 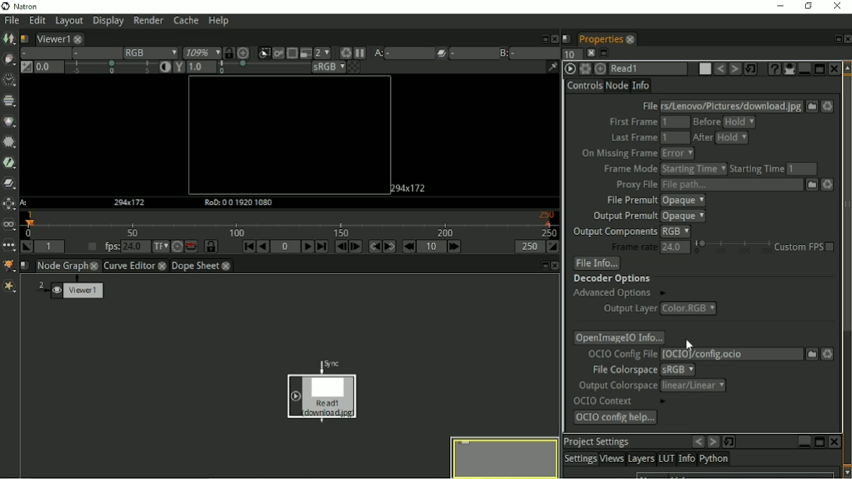 What do you see at coordinates (637, 152) in the screenshot?
I see `On missing frame` at bounding box center [637, 152].